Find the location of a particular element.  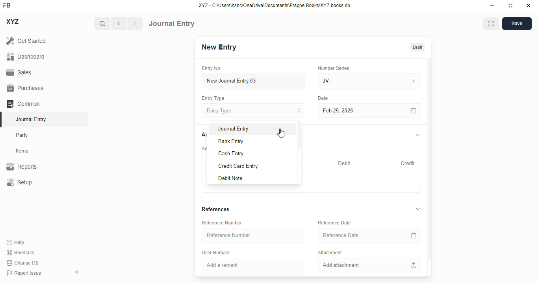

items is located at coordinates (22, 151).